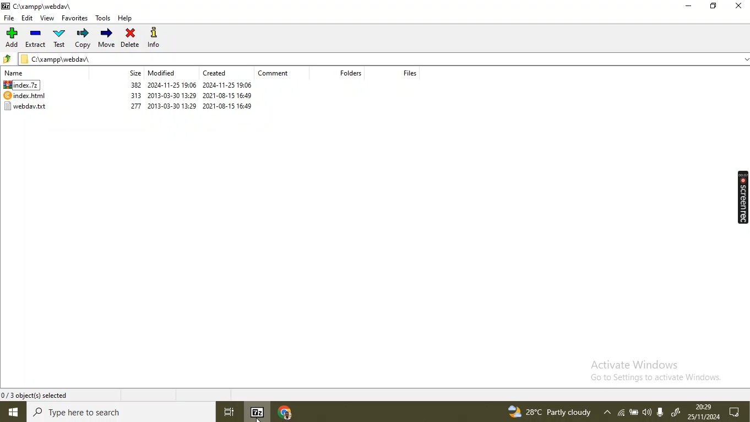 The height and width of the screenshot is (422, 750). Describe the element at coordinates (607, 413) in the screenshot. I see `show hidden icon` at that location.